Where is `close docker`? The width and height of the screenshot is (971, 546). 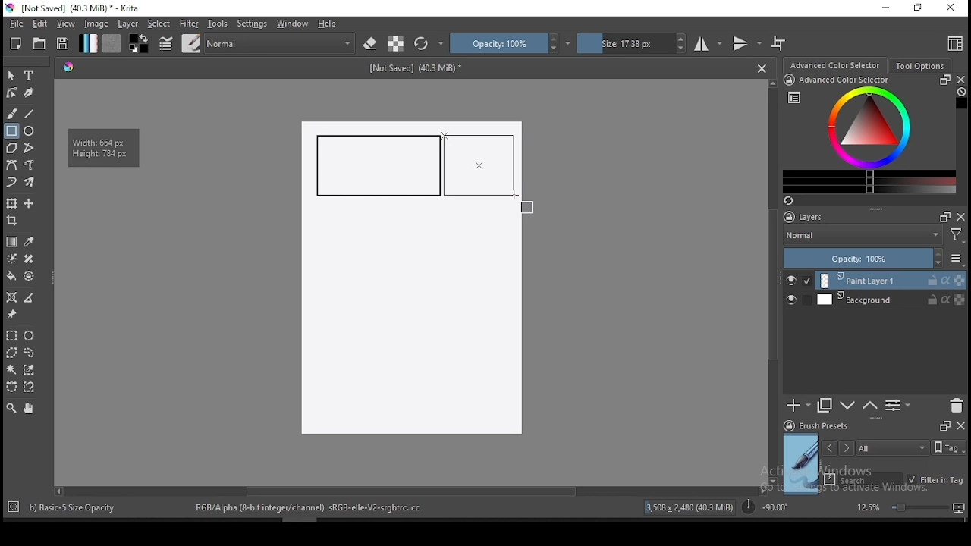 close docker is located at coordinates (961, 216).